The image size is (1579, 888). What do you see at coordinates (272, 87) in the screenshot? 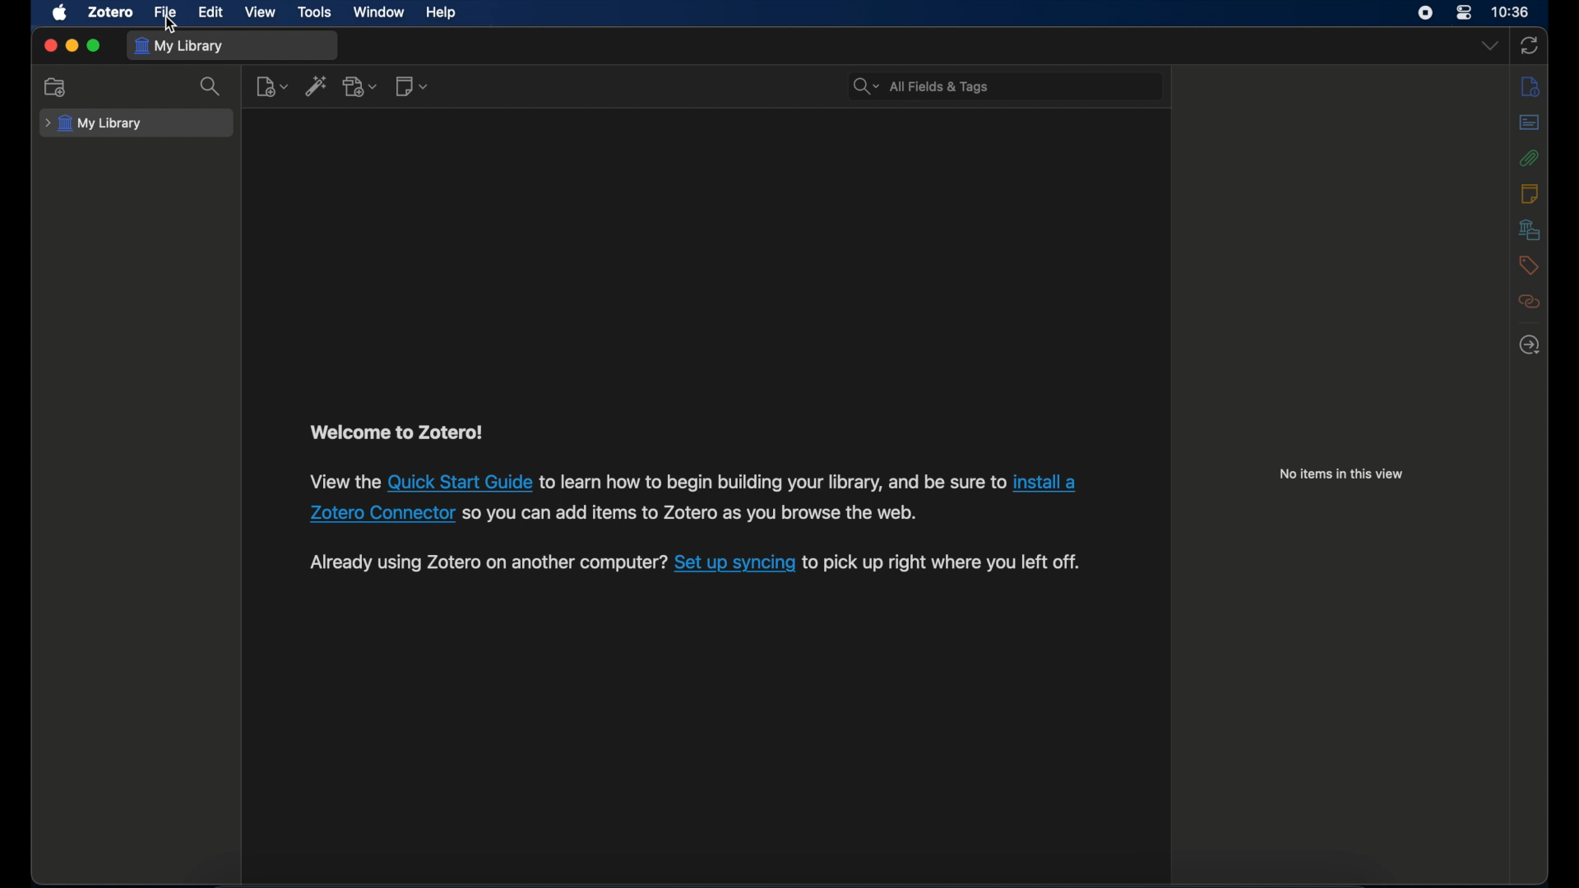
I see `new item` at bounding box center [272, 87].